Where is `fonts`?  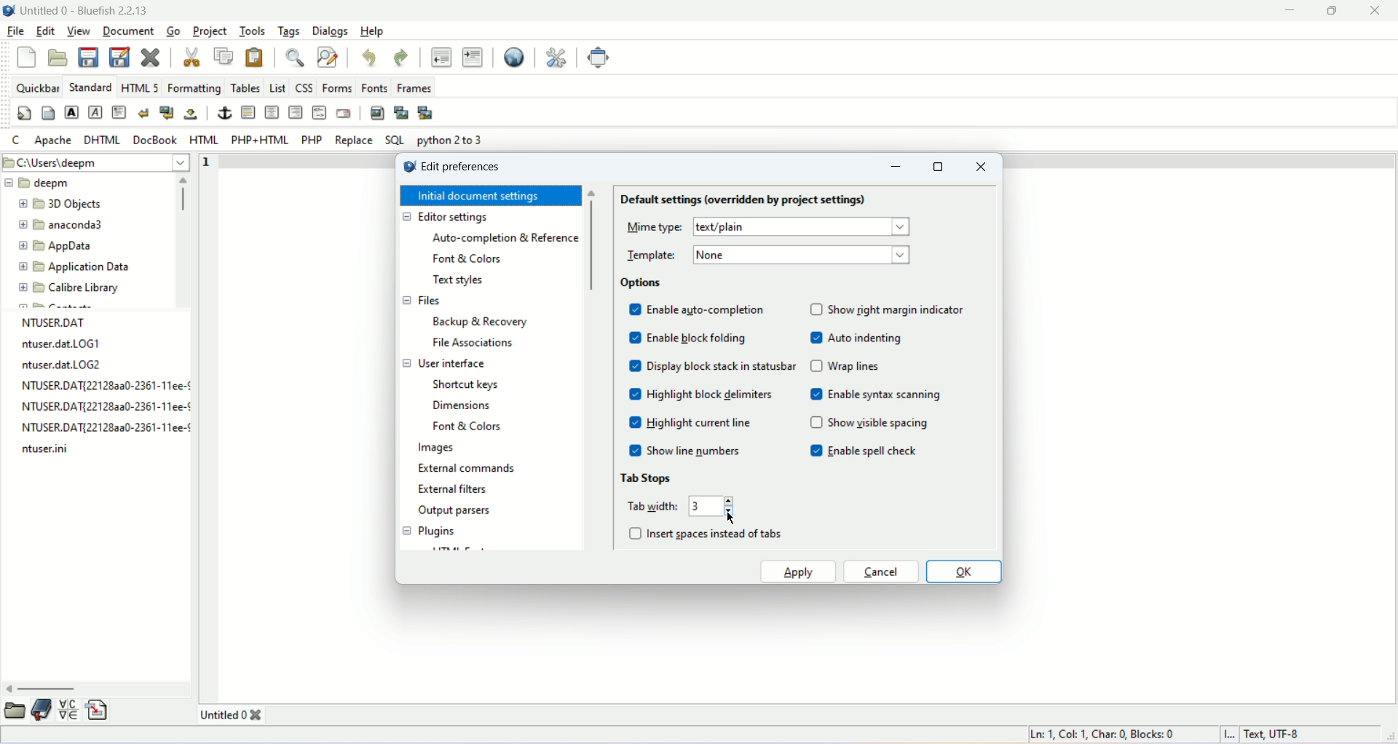
fonts is located at coordinates (375, 87).